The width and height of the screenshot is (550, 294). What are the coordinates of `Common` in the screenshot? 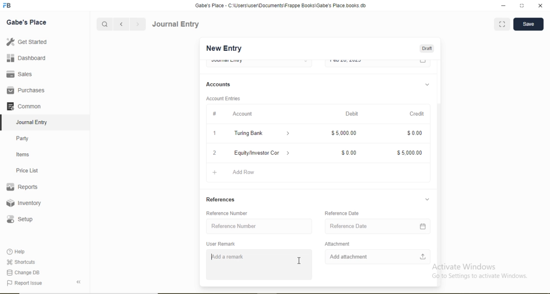 It's located at (23, 106).